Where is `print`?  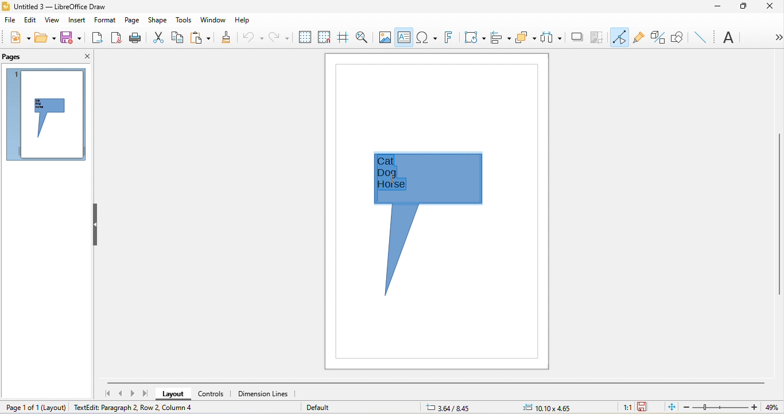 print is located at coordinates (135, 39).